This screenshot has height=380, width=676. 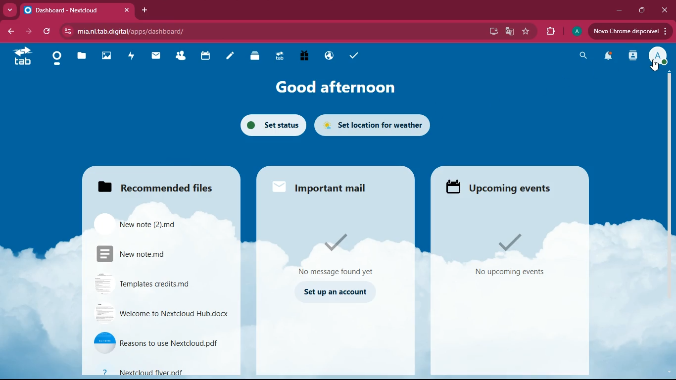 What do you see at coordinates (10, 32) in the screenshot?
I see `back` at bounding box center [10, 32].